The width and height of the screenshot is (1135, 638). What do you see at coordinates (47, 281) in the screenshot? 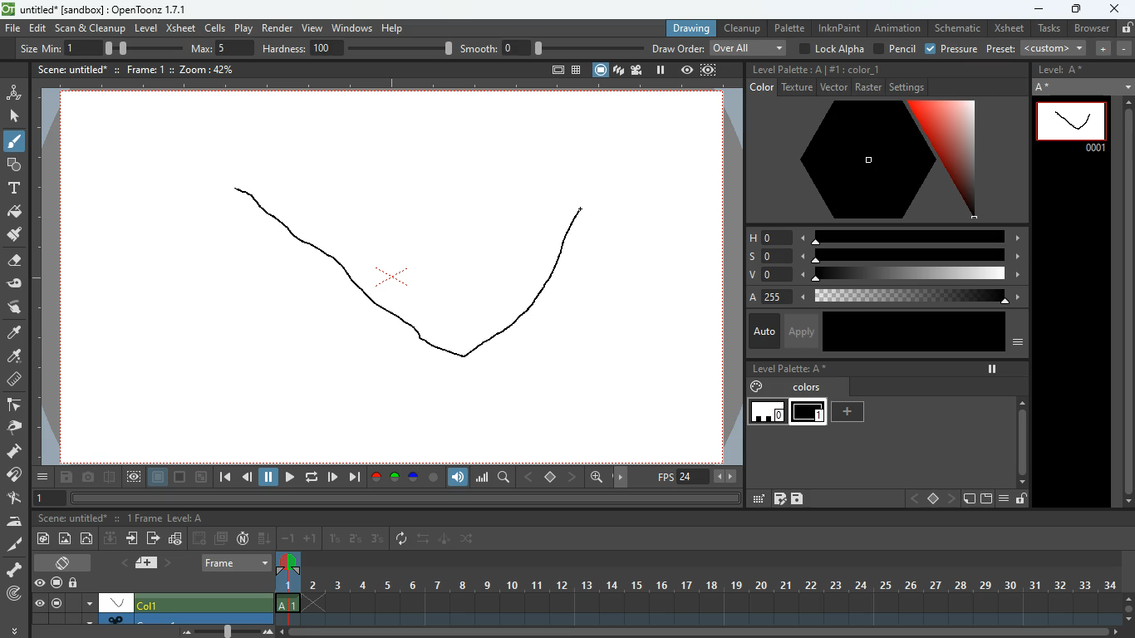
I see `vertical scale` at bounding box center [47, 281].